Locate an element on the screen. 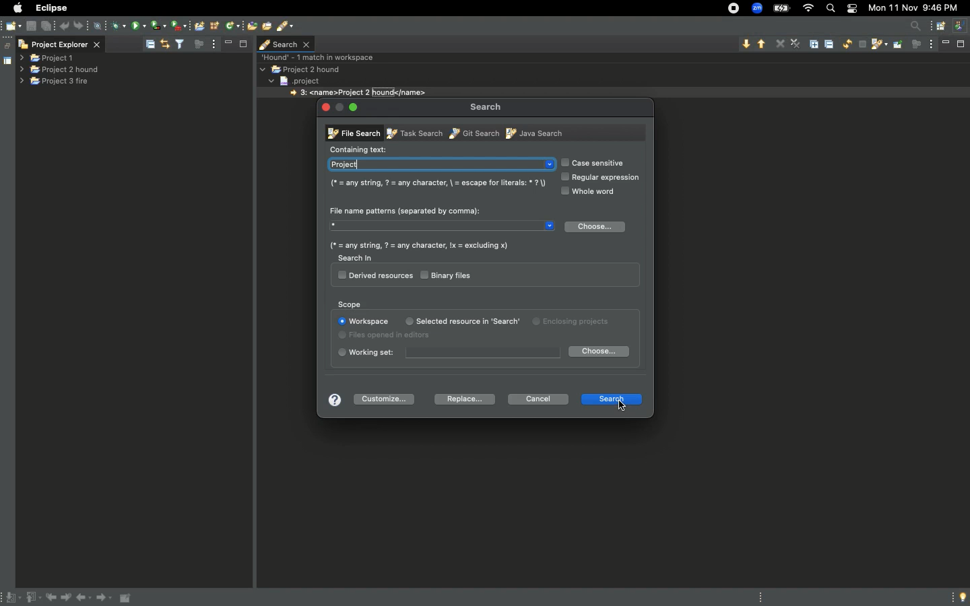 The width and height of the screenshot is (970, 606). save all is located at coordinates (47, 25).